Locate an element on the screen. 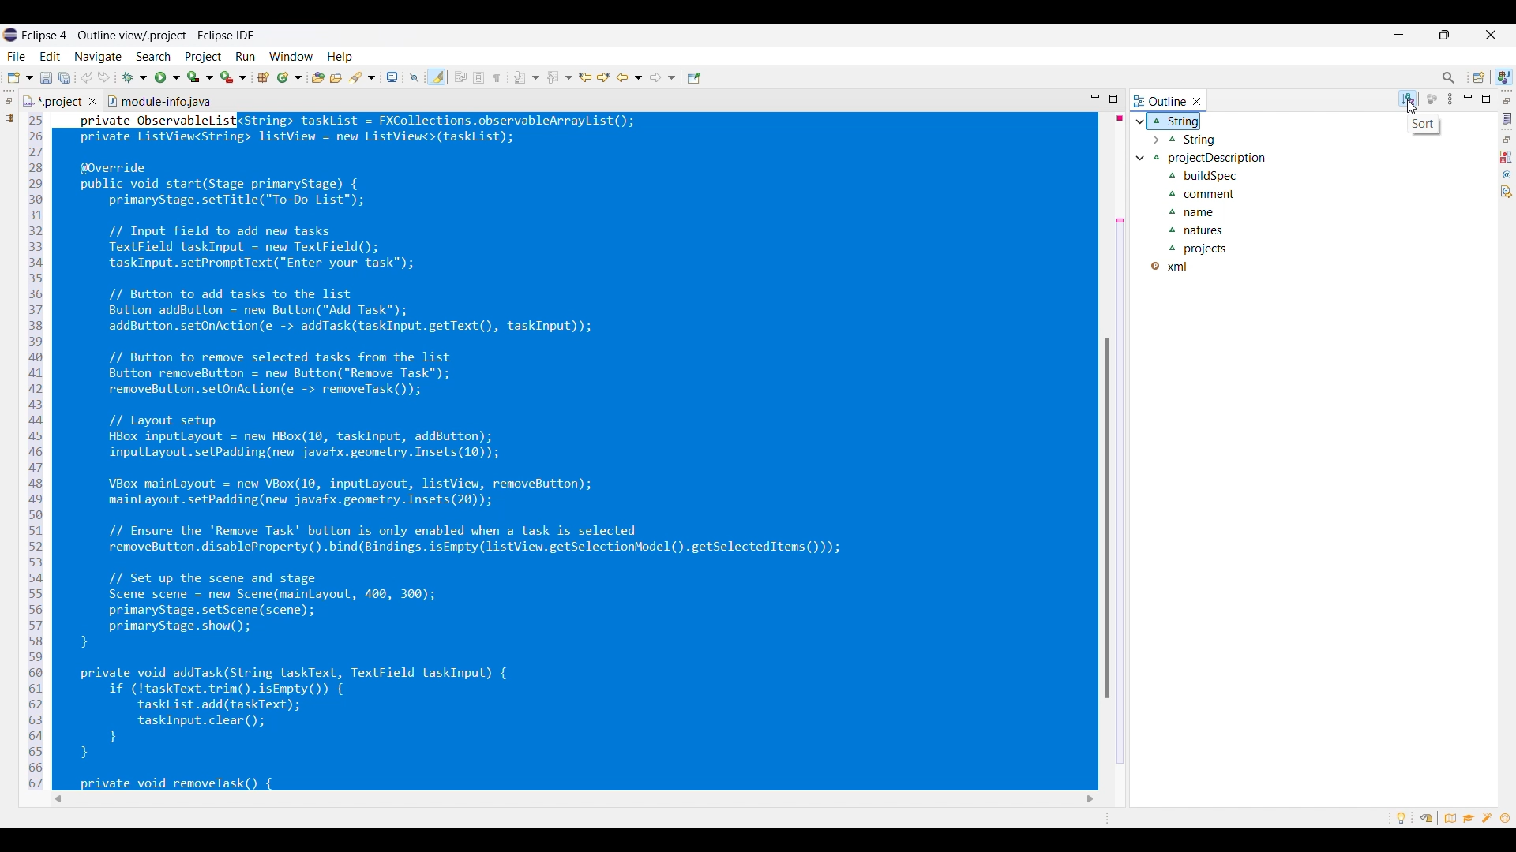 The width and height of the screenshot is (1516, 852). Previous edit location is located at coordinates (585, 77).